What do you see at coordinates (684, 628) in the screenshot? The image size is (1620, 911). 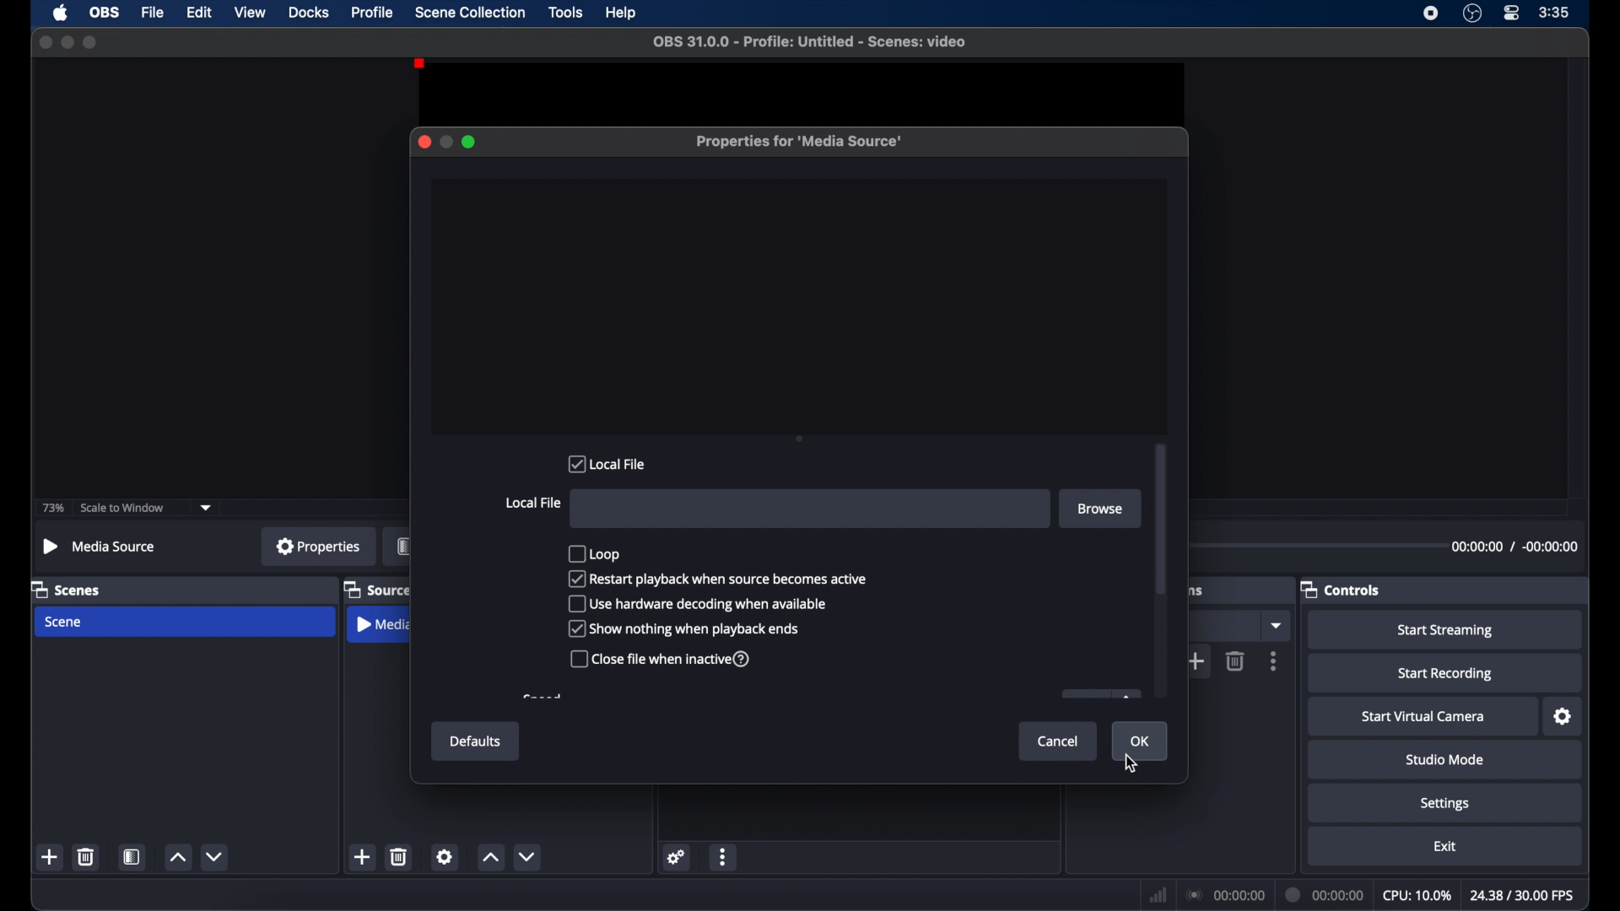 I see `checkbox` at bounding box center [684, 628].